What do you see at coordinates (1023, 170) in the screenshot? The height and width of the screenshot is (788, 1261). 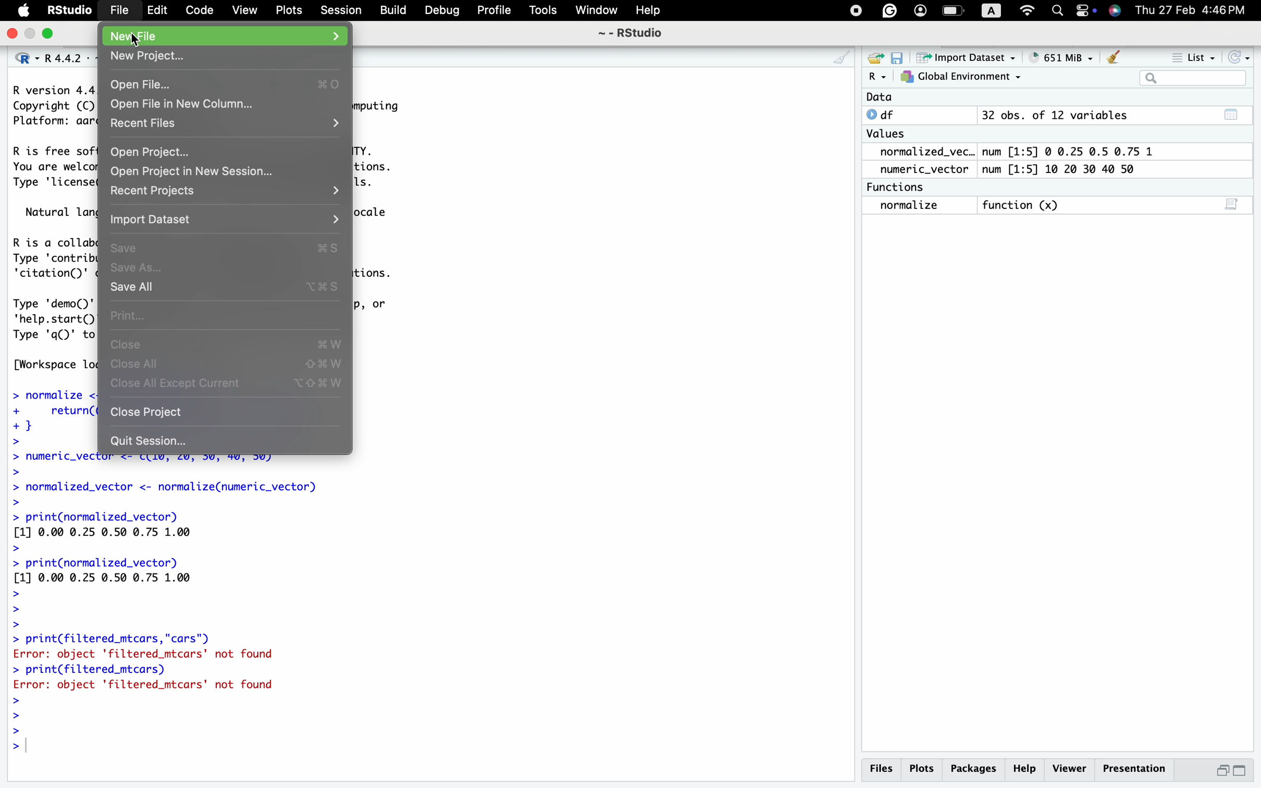 I see `numeric_vector num [1:5] 10 20 30 40 50` at bounding box center [1023, 170].